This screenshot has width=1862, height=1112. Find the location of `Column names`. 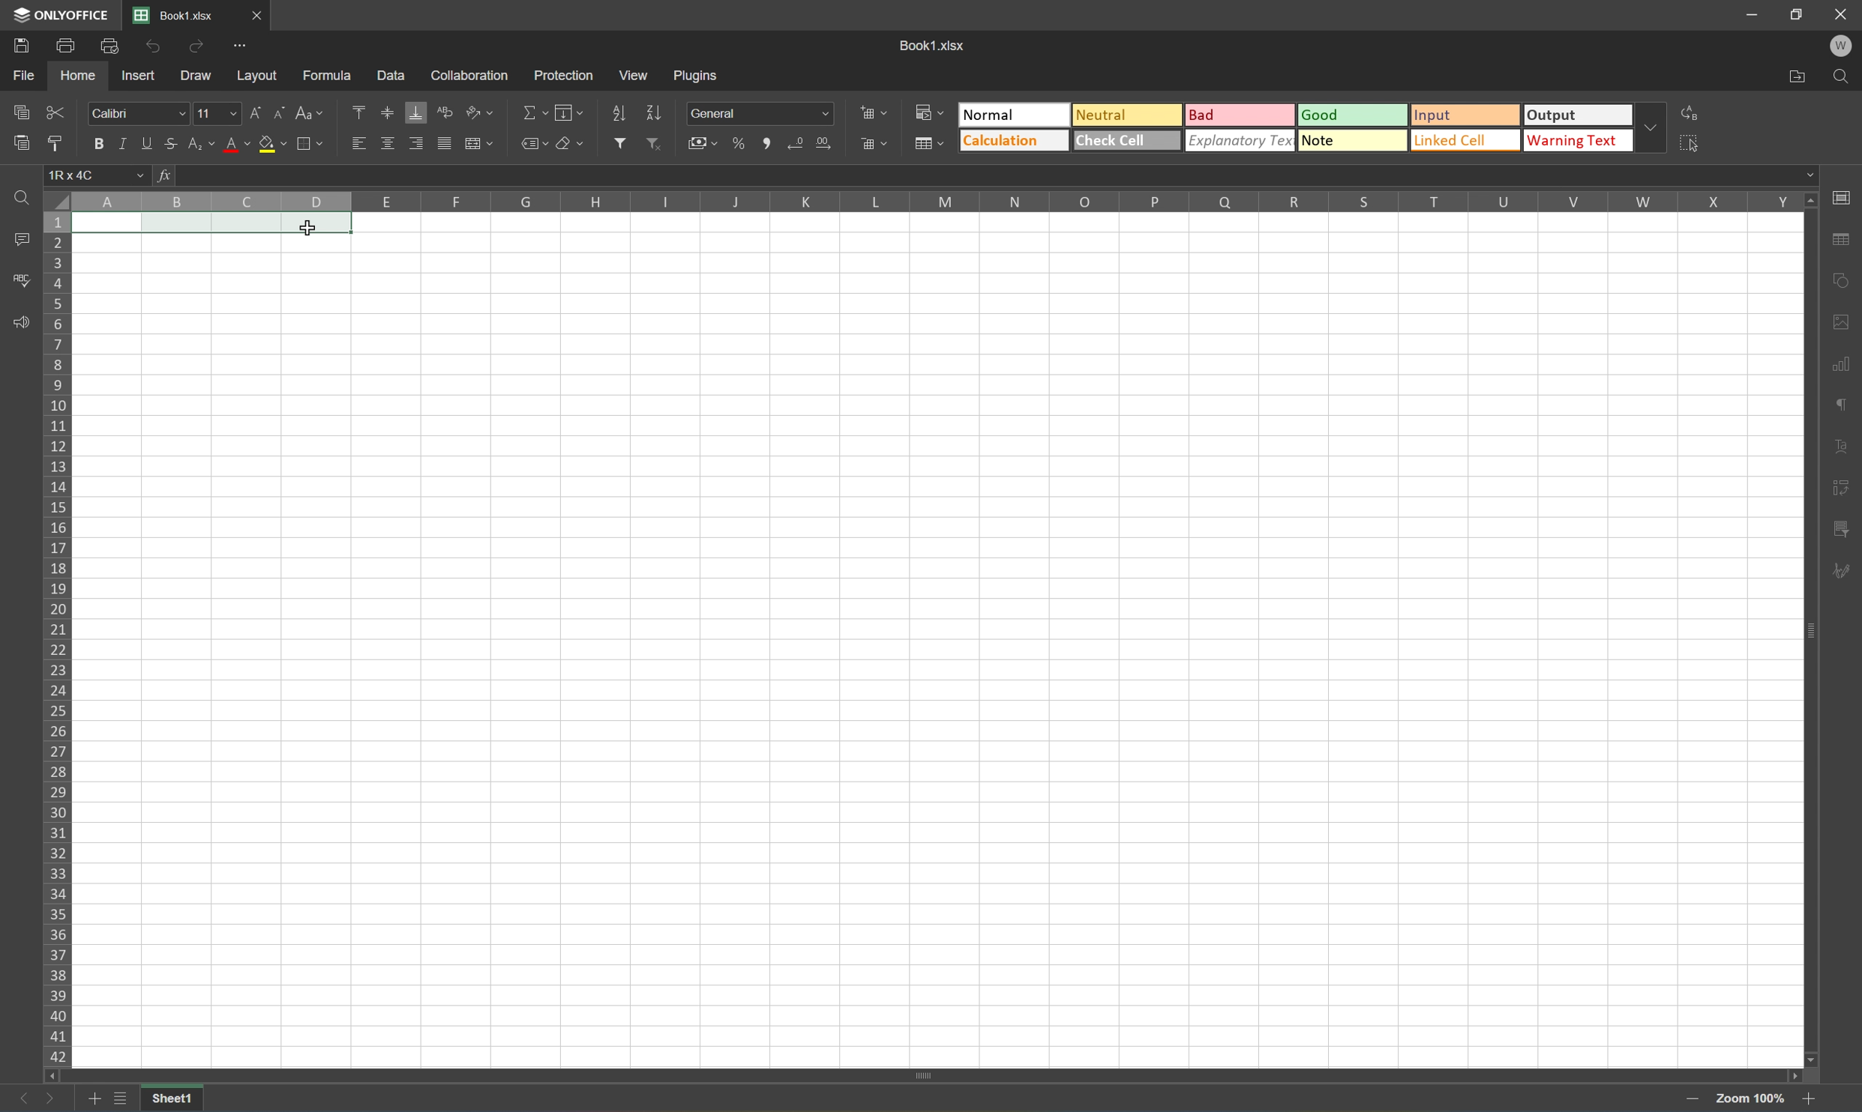

Column names is located at coordinates (937, 203).